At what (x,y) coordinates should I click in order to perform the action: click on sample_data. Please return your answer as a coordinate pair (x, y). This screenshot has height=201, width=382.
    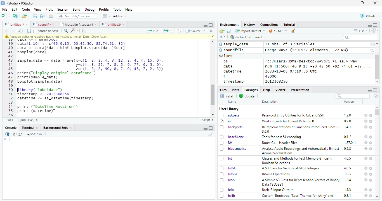
    Looking at the image, I should click on (235, 44).